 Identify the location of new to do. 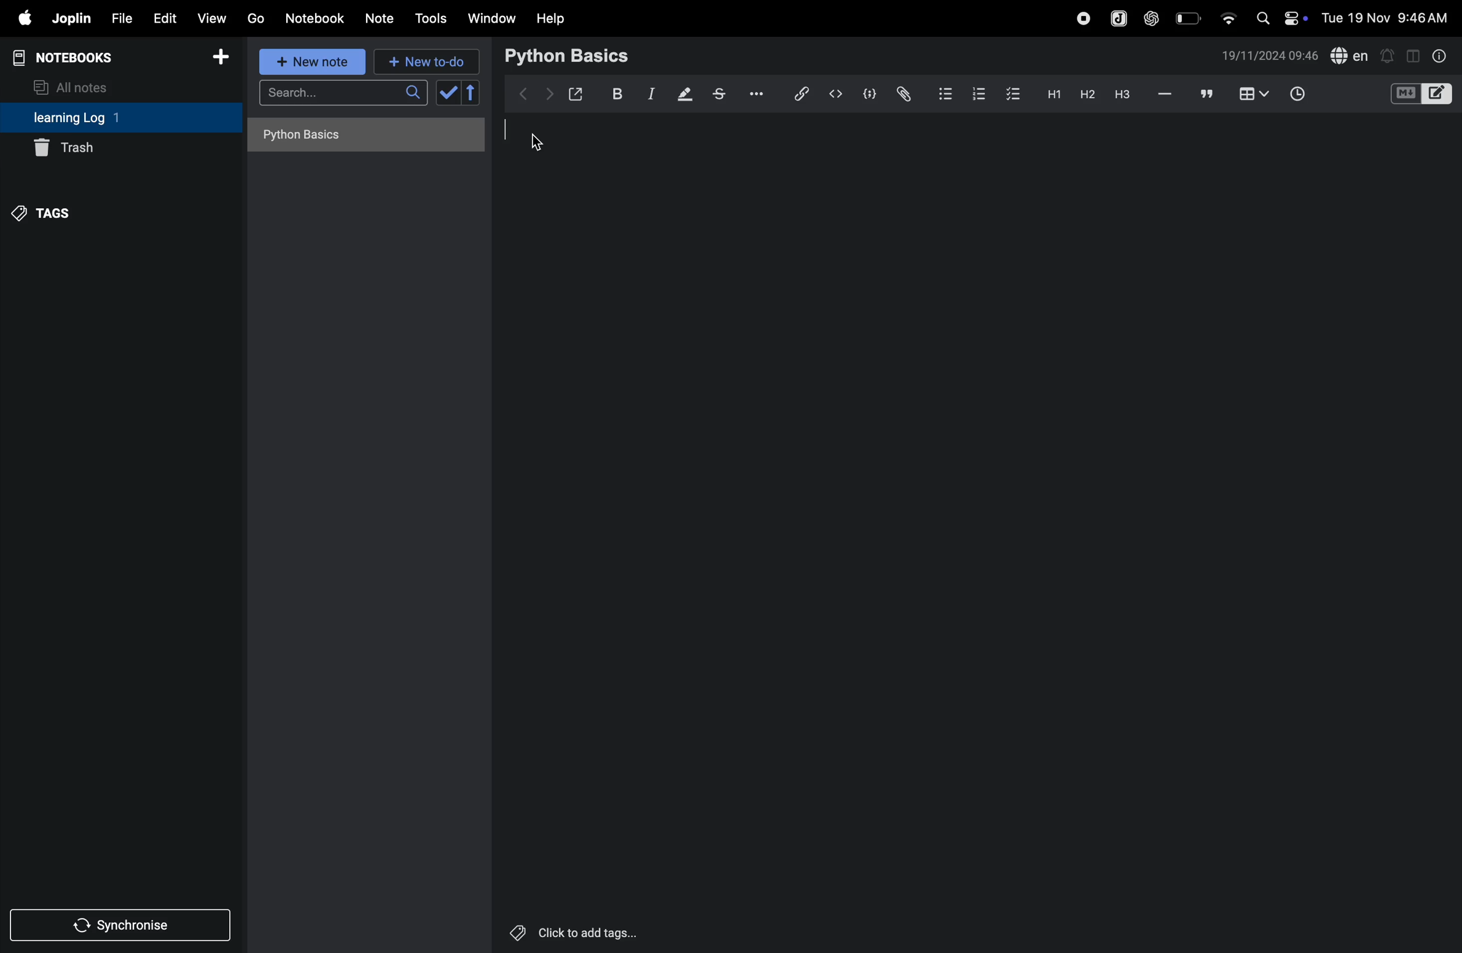
(421, 59).